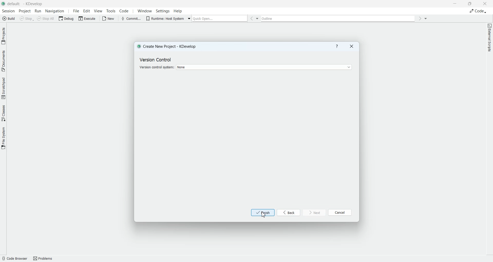 The image size is (493, 262). What do you see at coordinates (109, 18) in the screenshot?
I see `New` at bounding box center [109, 18].